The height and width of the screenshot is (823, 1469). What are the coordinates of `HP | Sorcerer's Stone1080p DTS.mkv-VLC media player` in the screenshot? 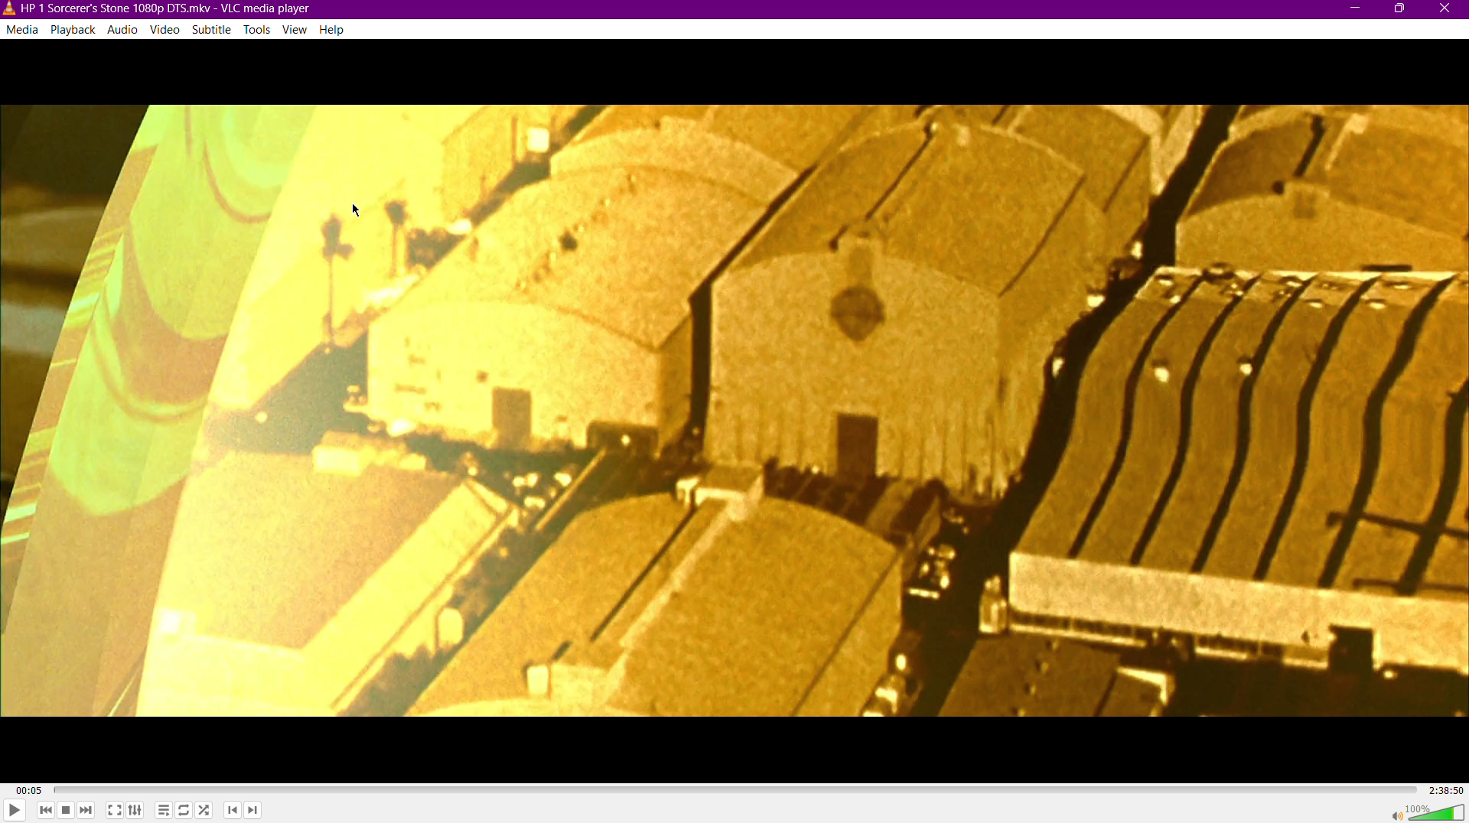 It's located at (158, 9).